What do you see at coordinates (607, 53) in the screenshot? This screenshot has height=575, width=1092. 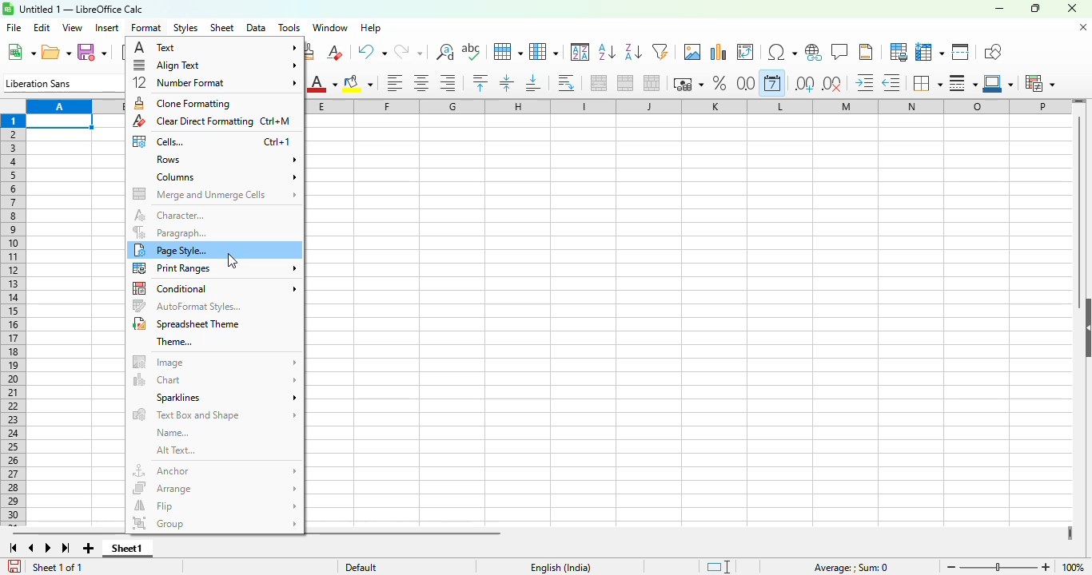 I see `sort ascending` at bounding box center [607, 53].